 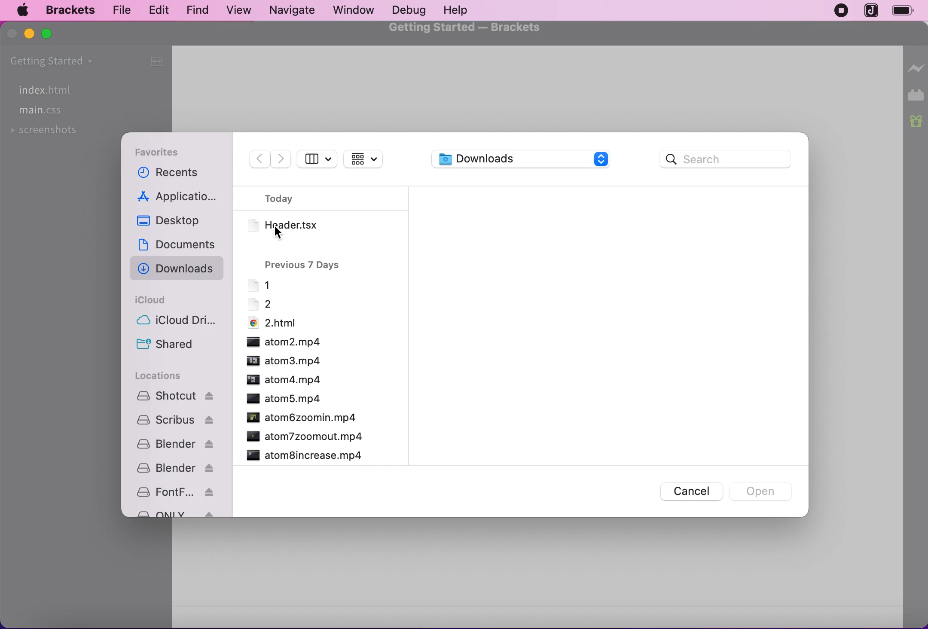 What do you see at coordinates (318, 158) in the screenshot?
I see `show sidebar` at bounding box center [318, 158].